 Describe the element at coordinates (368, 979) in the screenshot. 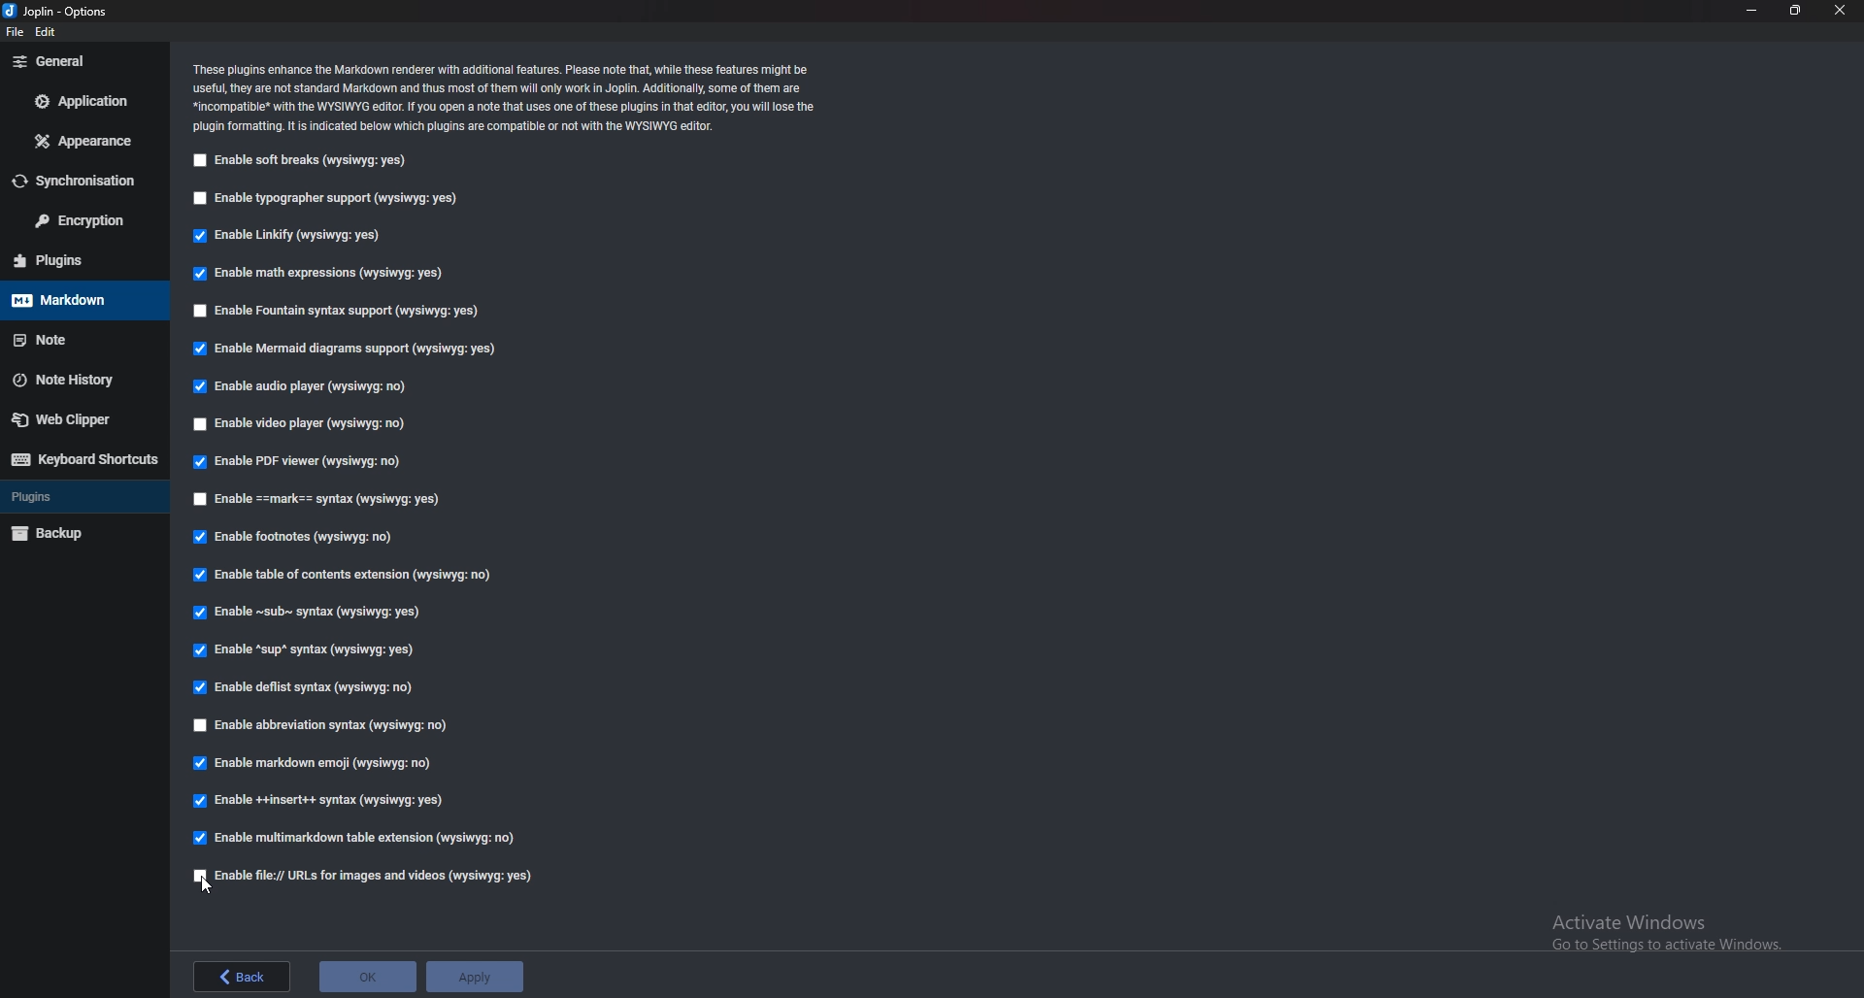

I see `ok` at that location.